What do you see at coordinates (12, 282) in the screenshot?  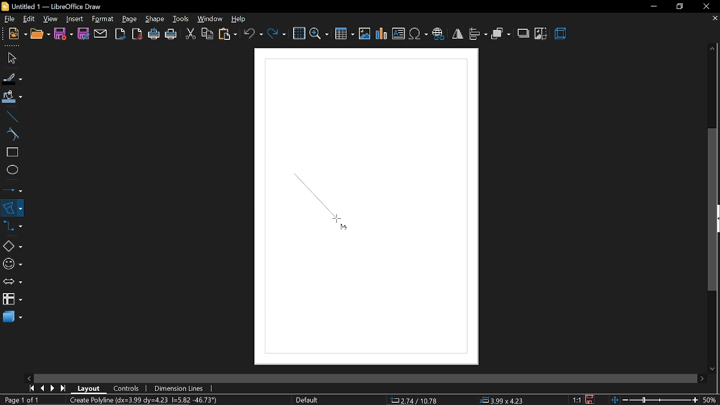 I see `arrows` at bounding box center [12, 282].